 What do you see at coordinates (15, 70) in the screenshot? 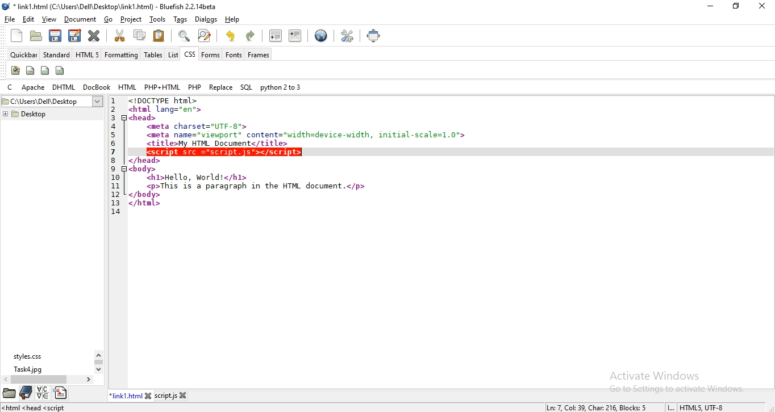
I see `create stylesheet` at bounding box center [15, 70].